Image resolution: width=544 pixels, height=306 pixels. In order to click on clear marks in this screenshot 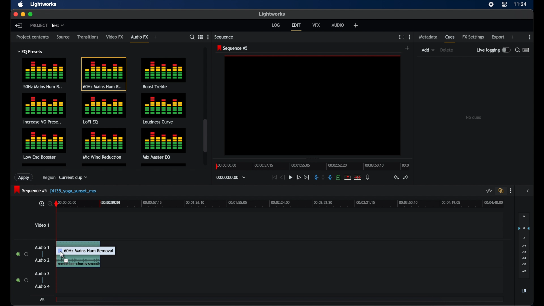, I will do `click(323, 177)`.